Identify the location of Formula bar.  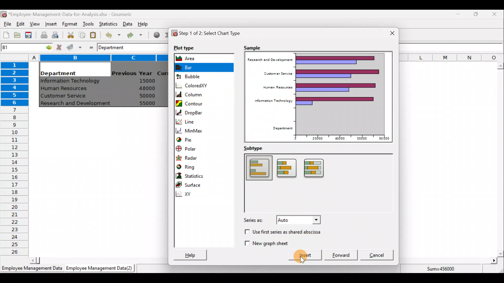
(151, 46).